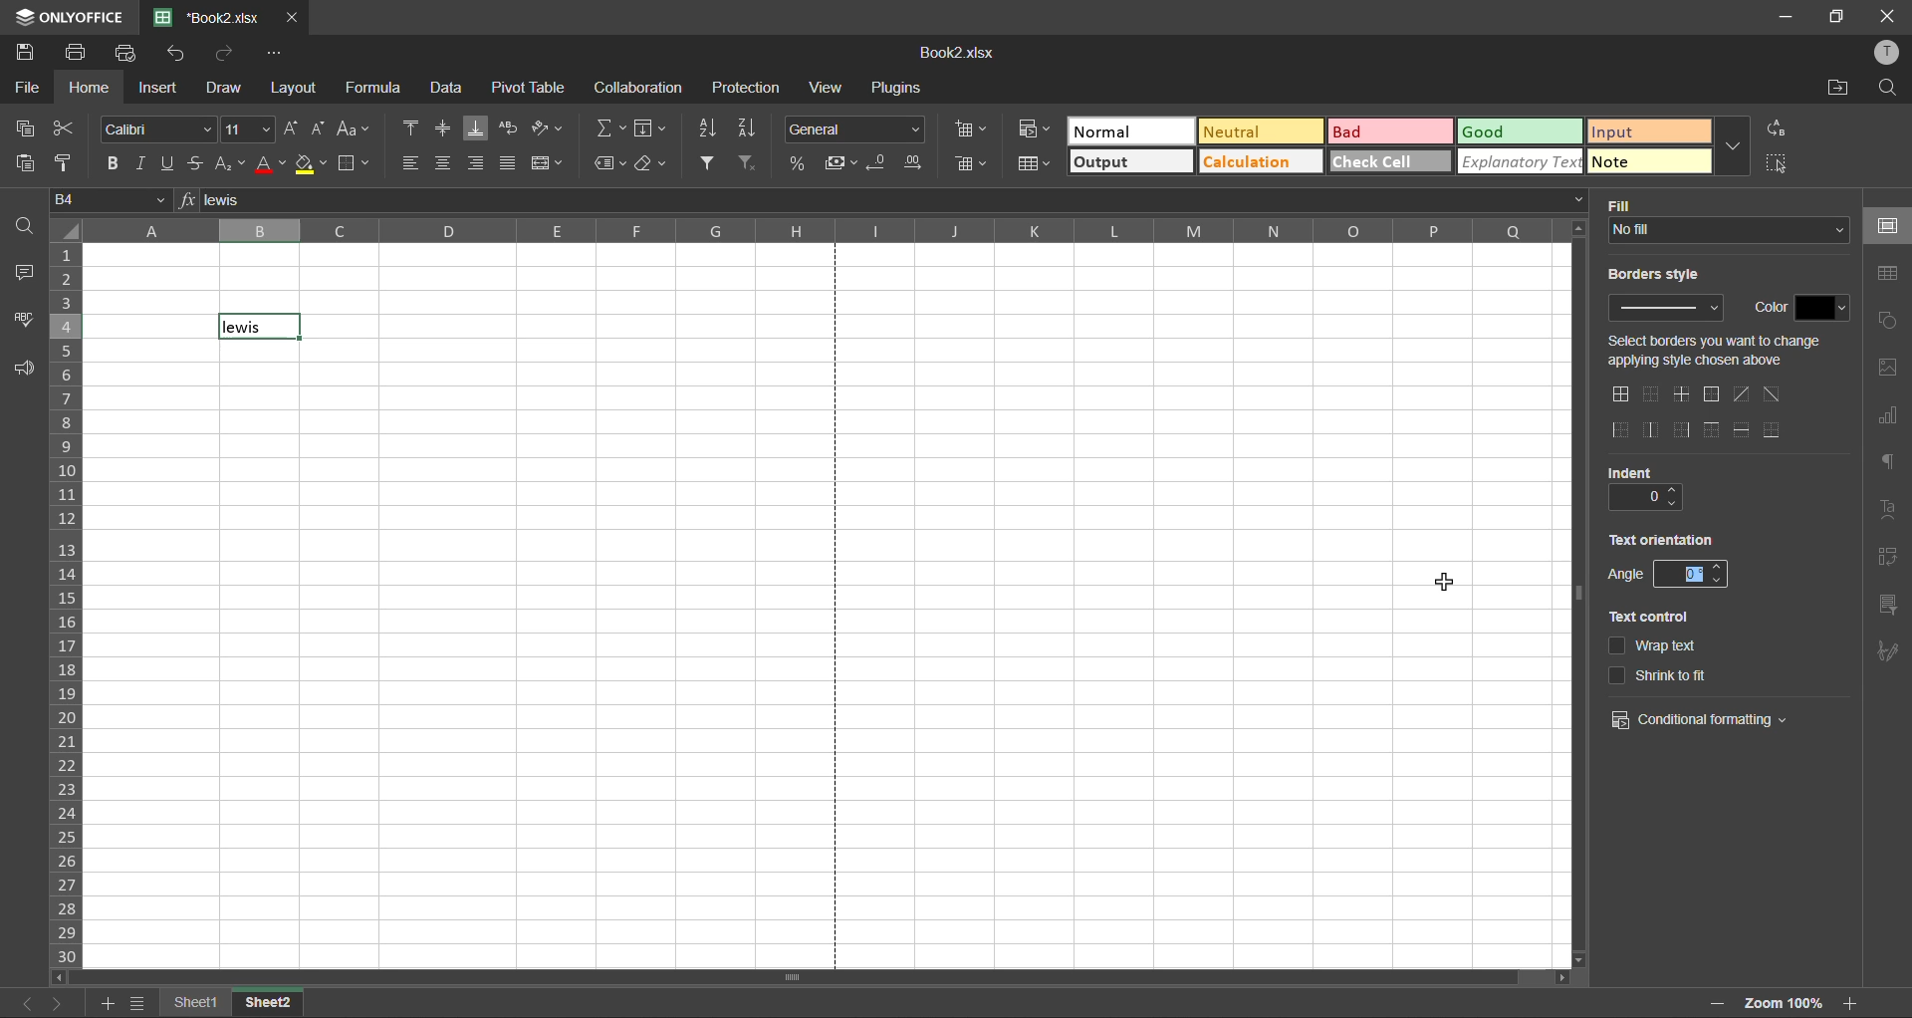 This screenshot has width=1912, height=1018. I want to click on outer bottom border only, so click(1776, 429).